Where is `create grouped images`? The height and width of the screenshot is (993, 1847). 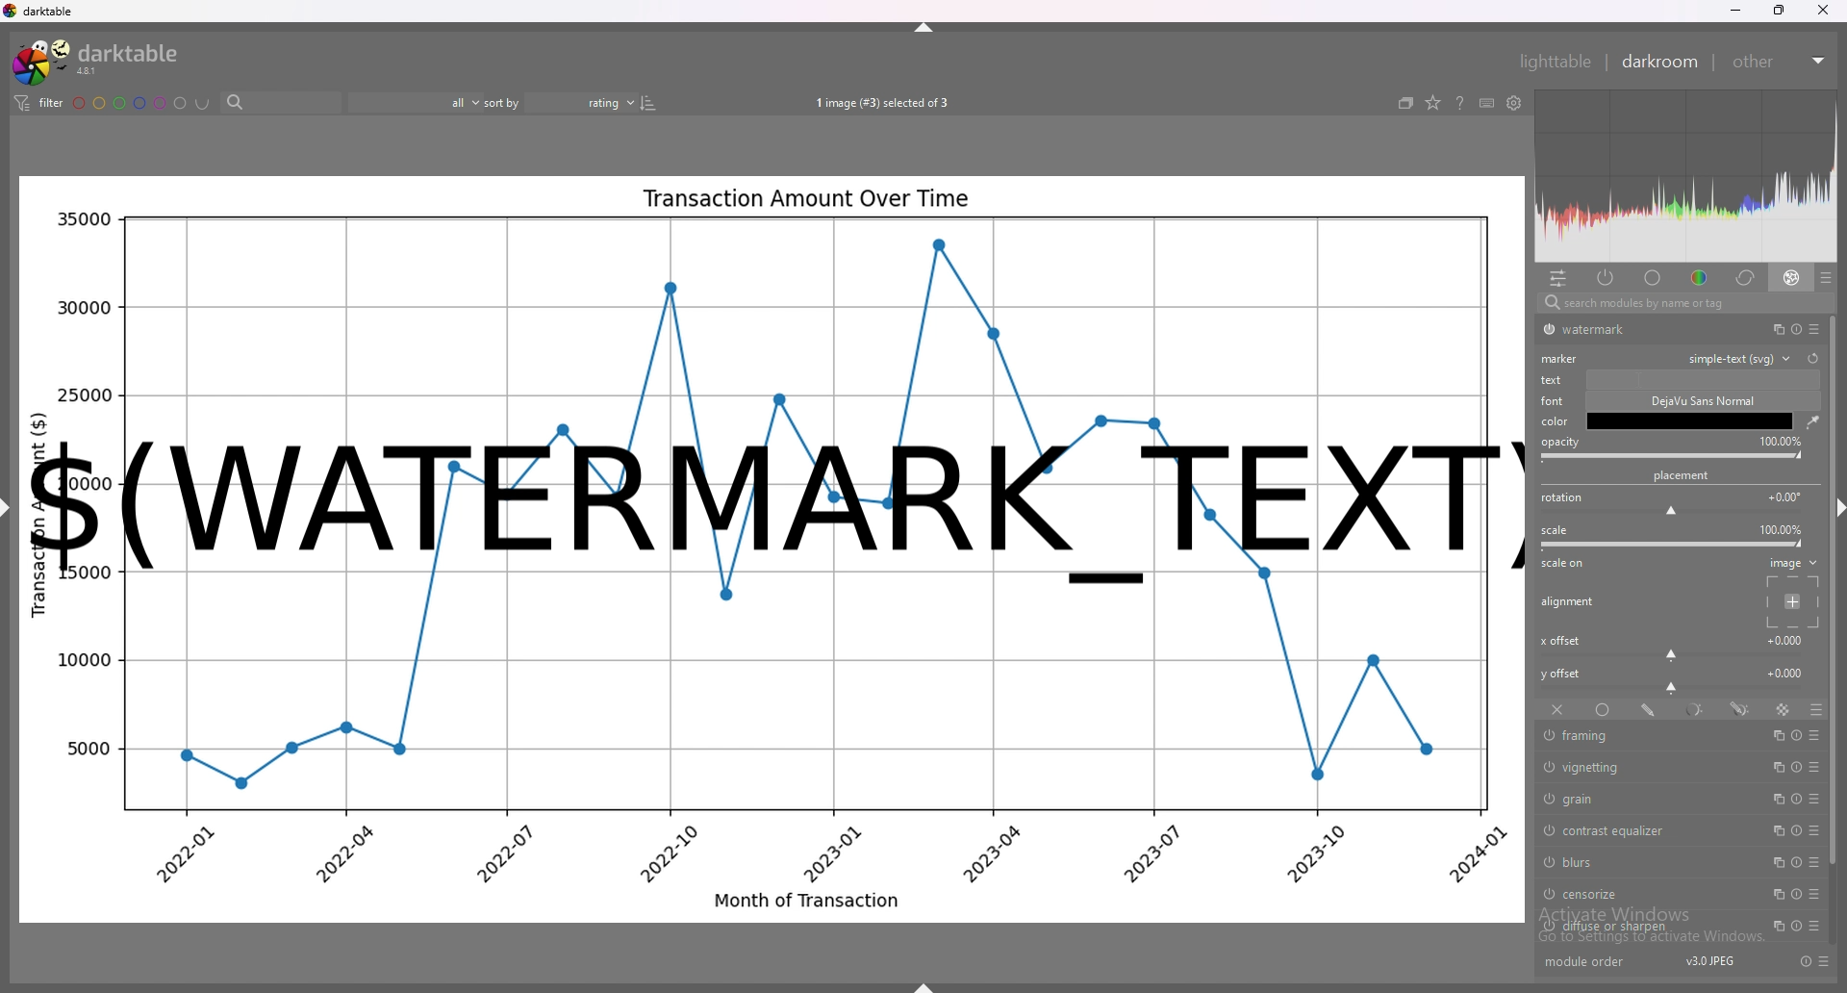
create grouped images is located at coordinates (1406, 103).